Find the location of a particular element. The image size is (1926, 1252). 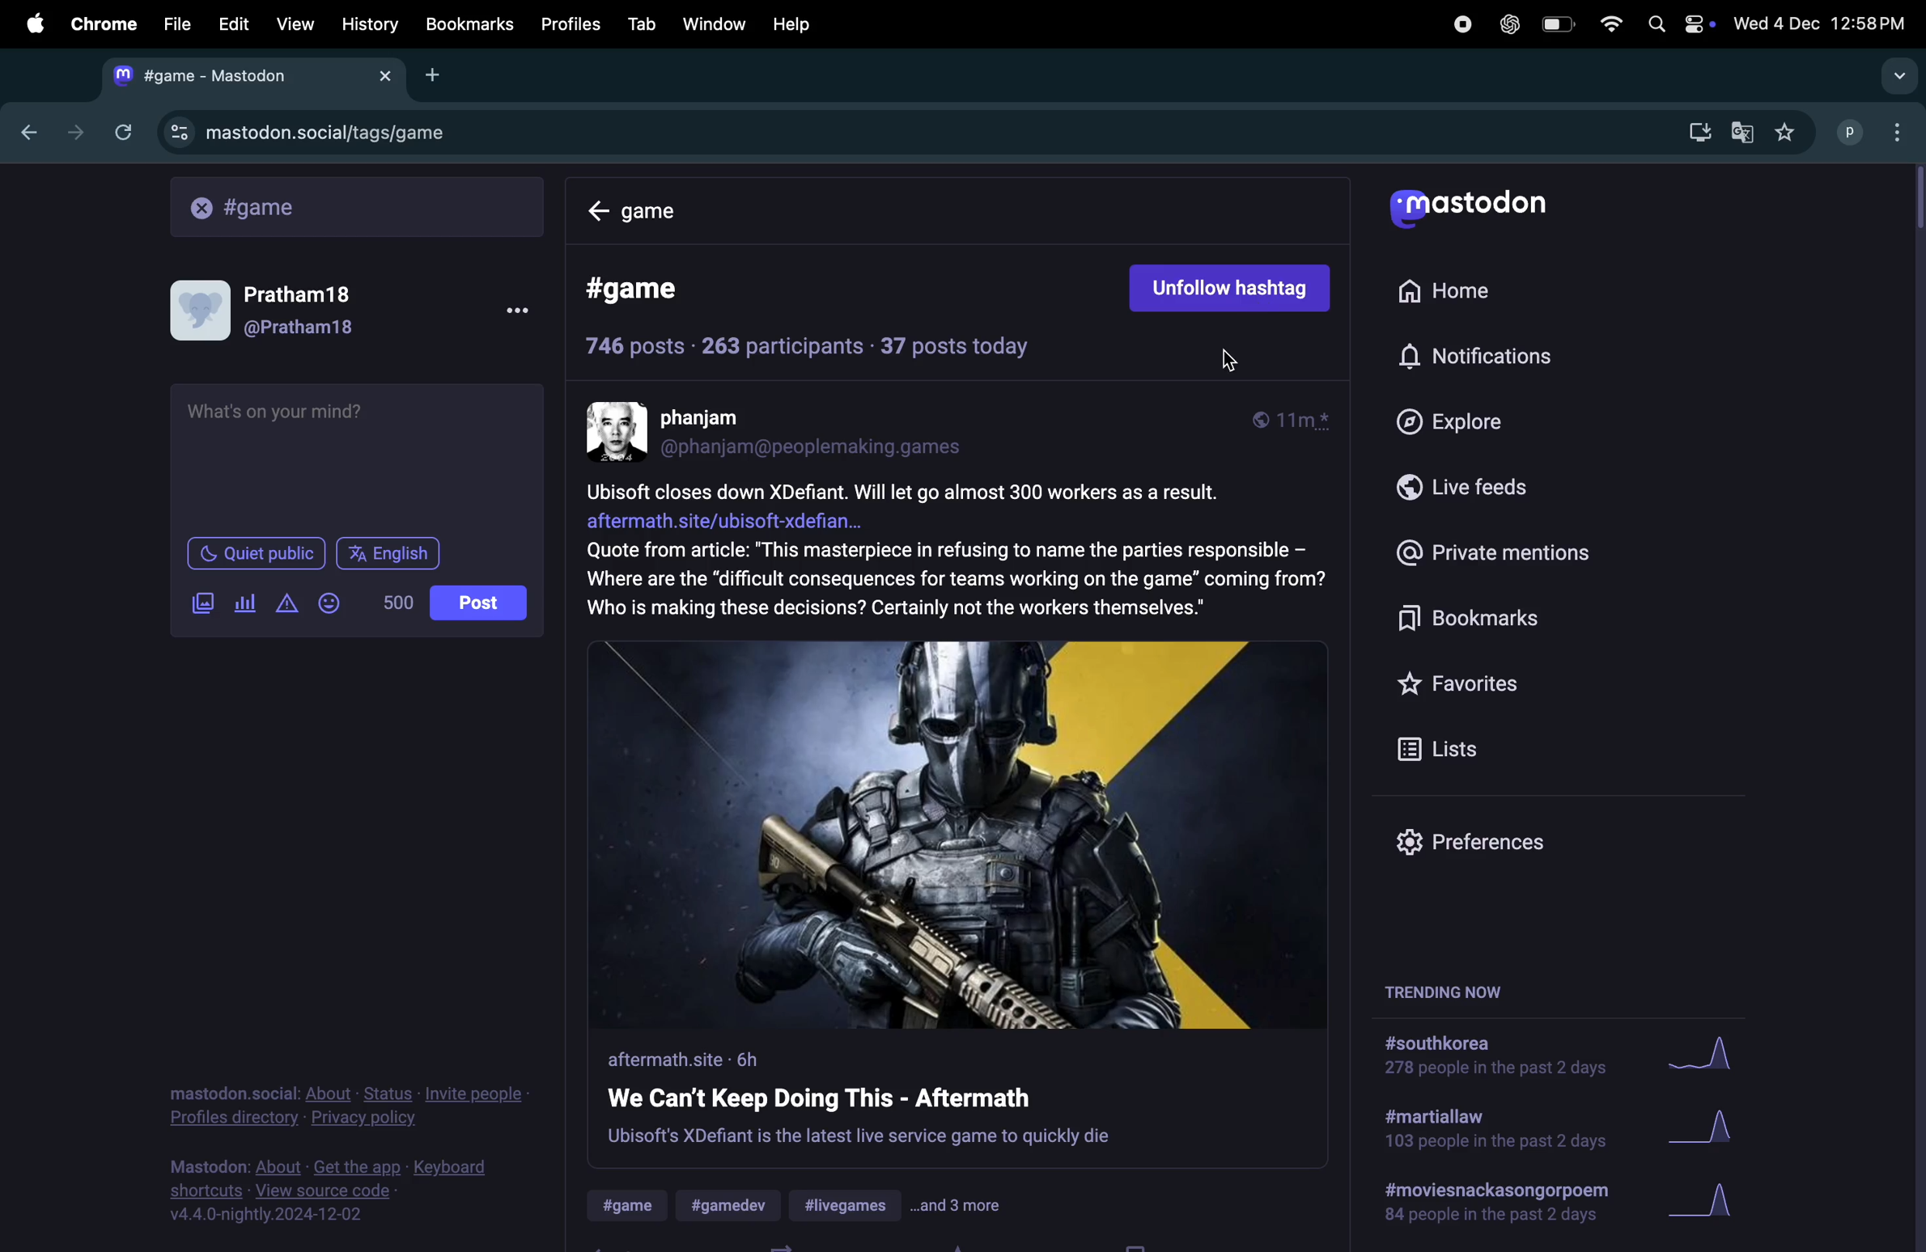

mastodon is located at coordinates (1471, 208).